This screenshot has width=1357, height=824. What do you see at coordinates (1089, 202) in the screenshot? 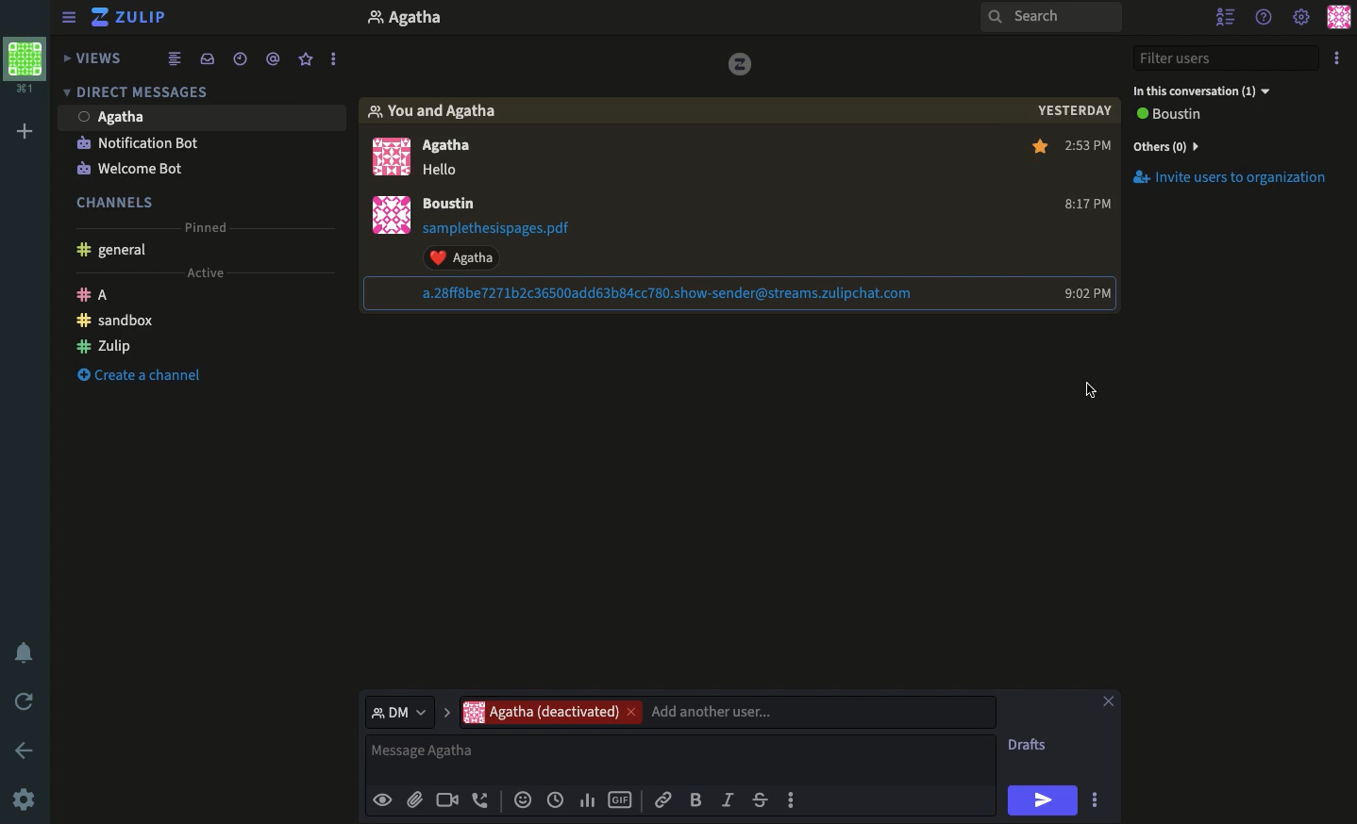
I see `Time` at bounding box center [1089, 202].